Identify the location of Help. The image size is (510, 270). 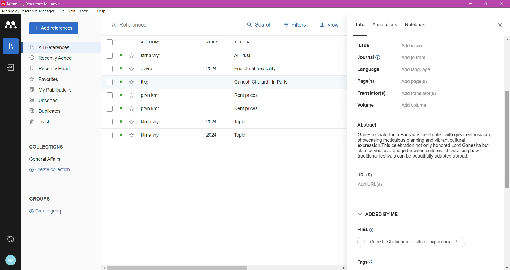
(101, 12).